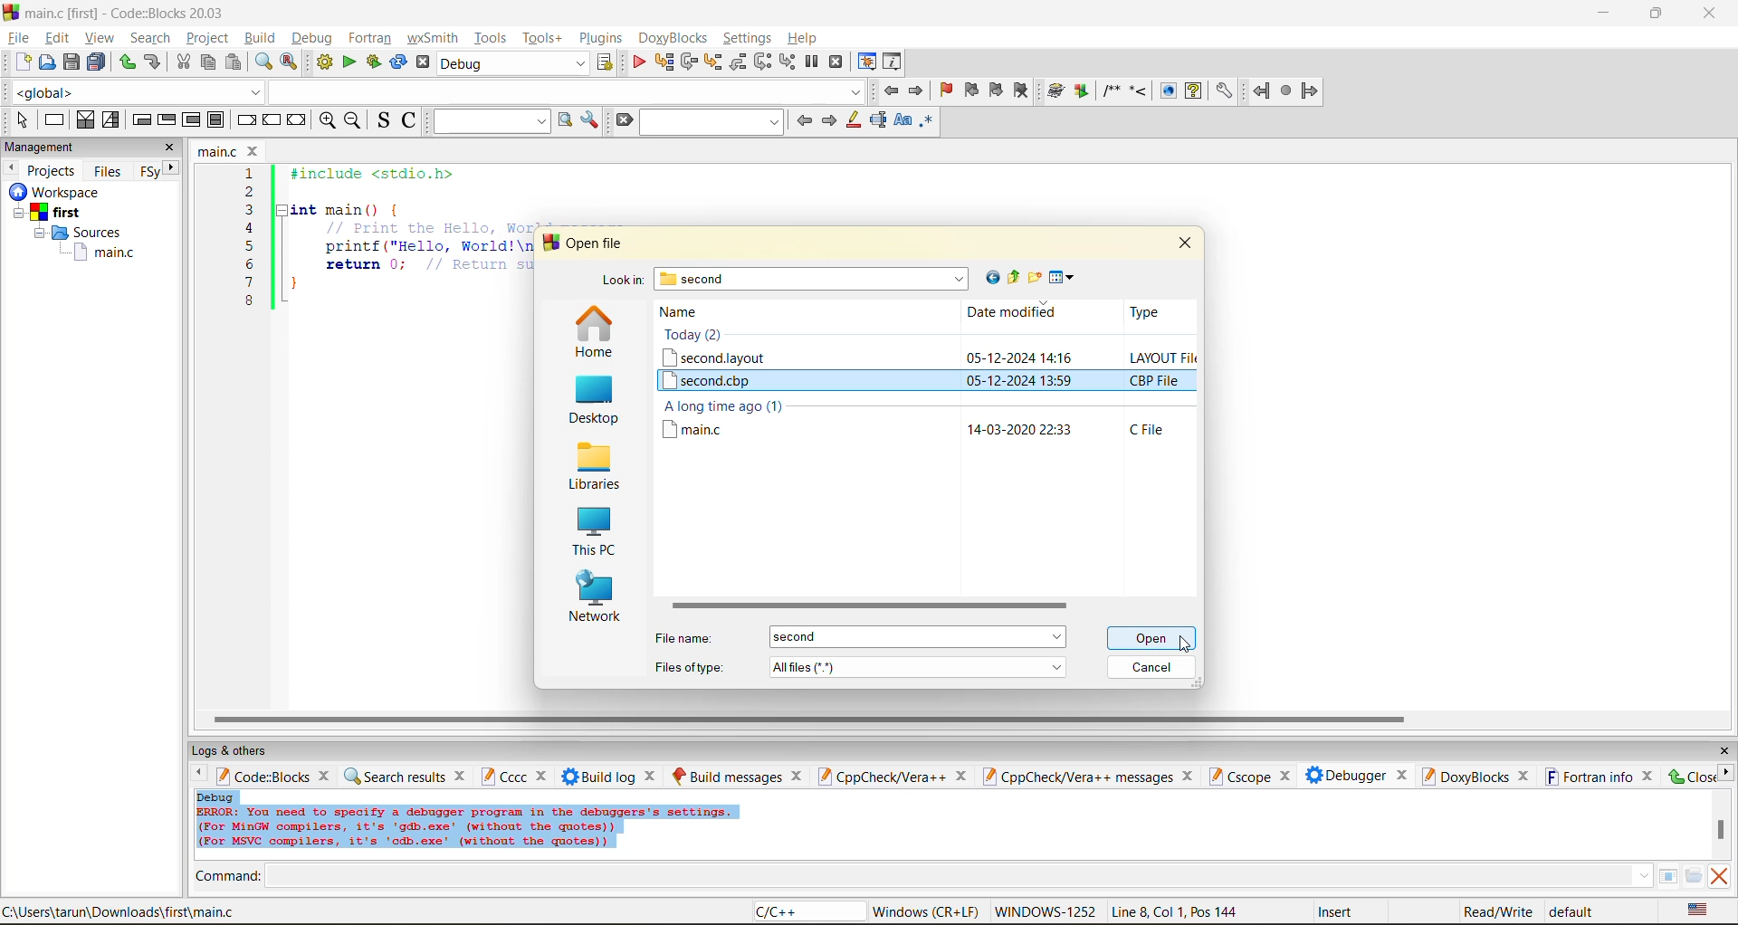 This screenshot has height=925, width=1738. I want to click on close, so click(1690, 776).